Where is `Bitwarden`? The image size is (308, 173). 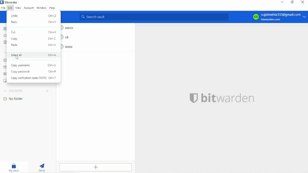 Bitwarden is located at coordinates (12, 2).